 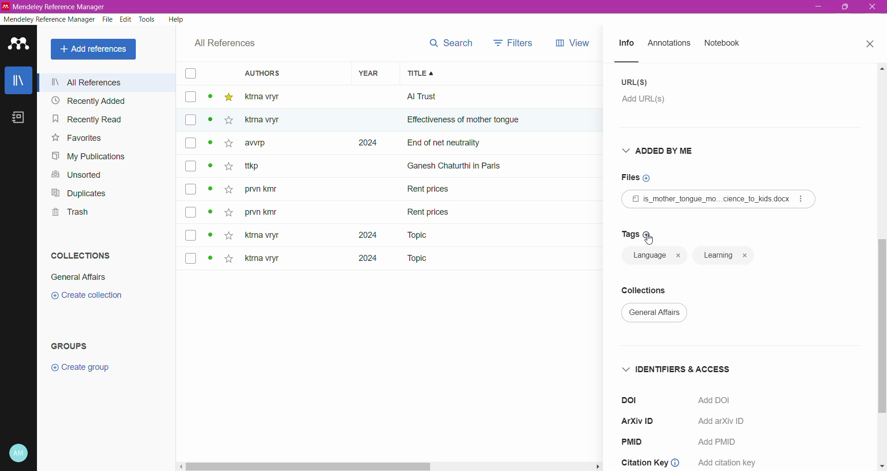 I want to click on dot , so click(x=210, y=215).